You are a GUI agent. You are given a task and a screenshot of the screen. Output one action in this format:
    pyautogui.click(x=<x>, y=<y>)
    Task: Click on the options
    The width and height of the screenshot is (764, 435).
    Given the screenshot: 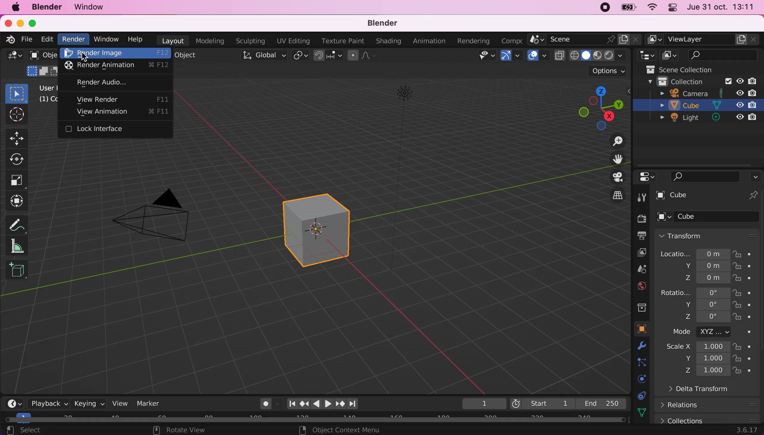 What is the action you would take?
    pyautogui.click(x=755, y=177)
    